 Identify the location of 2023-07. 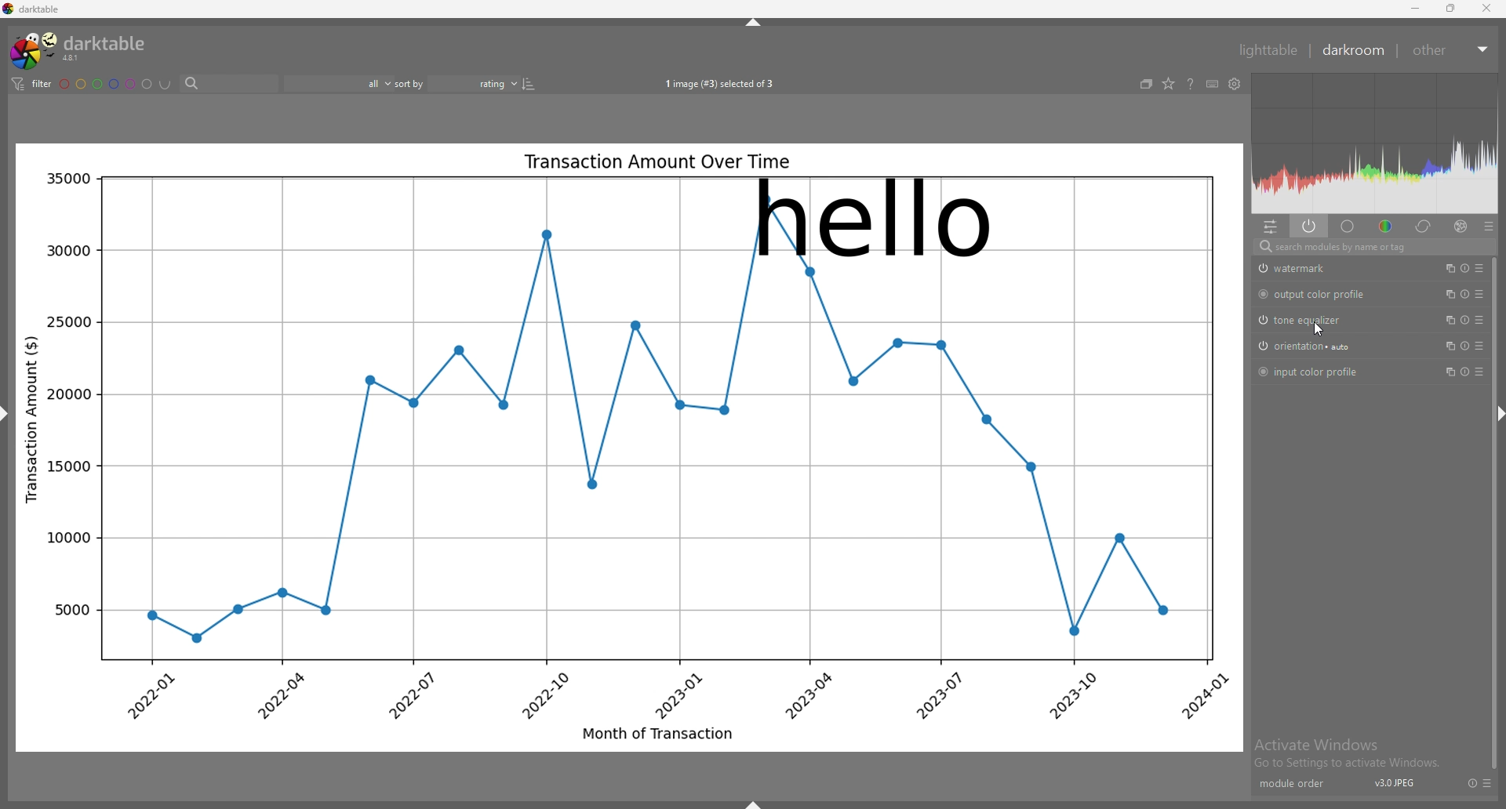
(937, 695).